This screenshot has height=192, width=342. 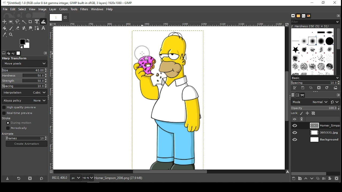 I want to click on move layer one step down, so click(x=312, y=179).